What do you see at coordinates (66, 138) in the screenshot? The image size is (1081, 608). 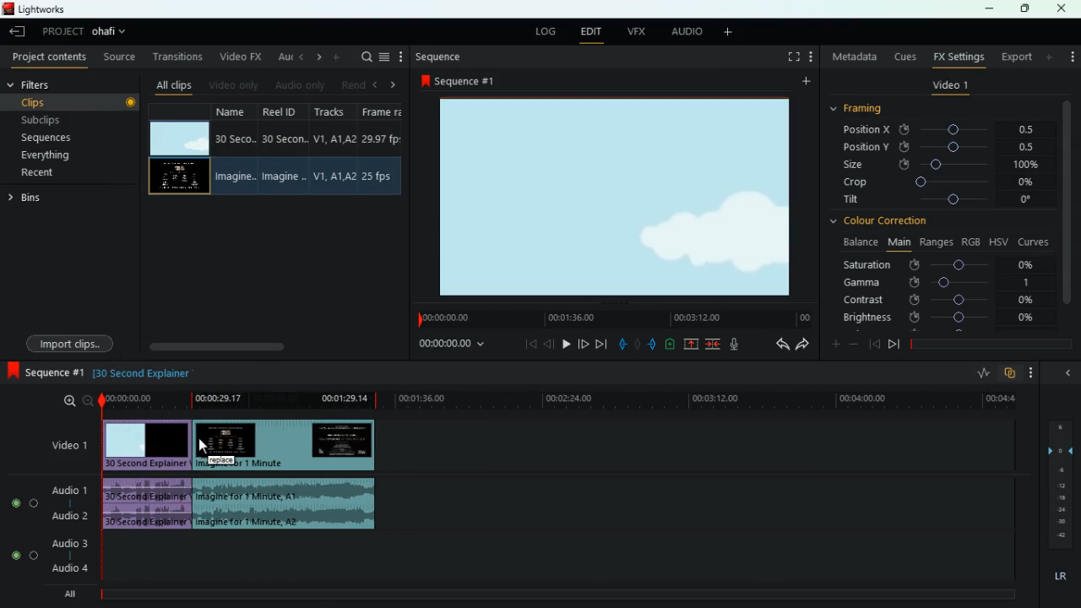 I see `sequences` at bounding box center [66, 138].